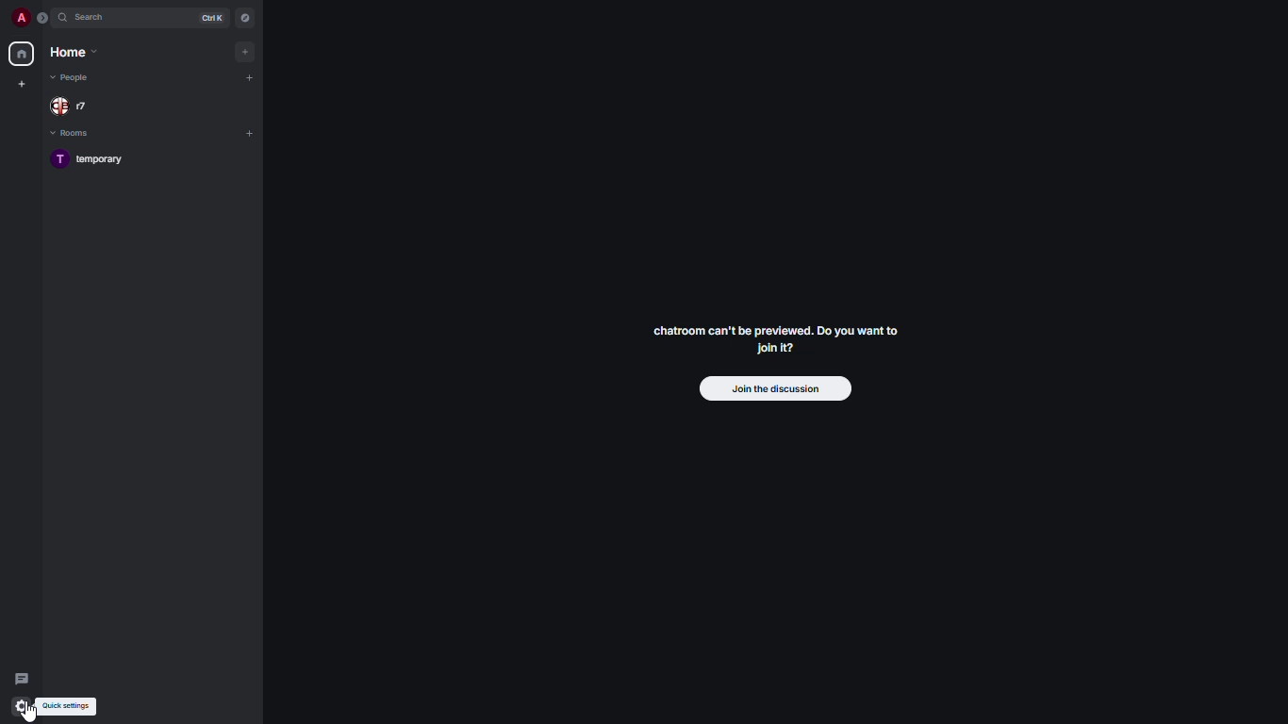 The image size is (1288, 724). What do you see at coordinates (74, 51) in the screenshot?
I see `home` at bounding box center [74, 51].